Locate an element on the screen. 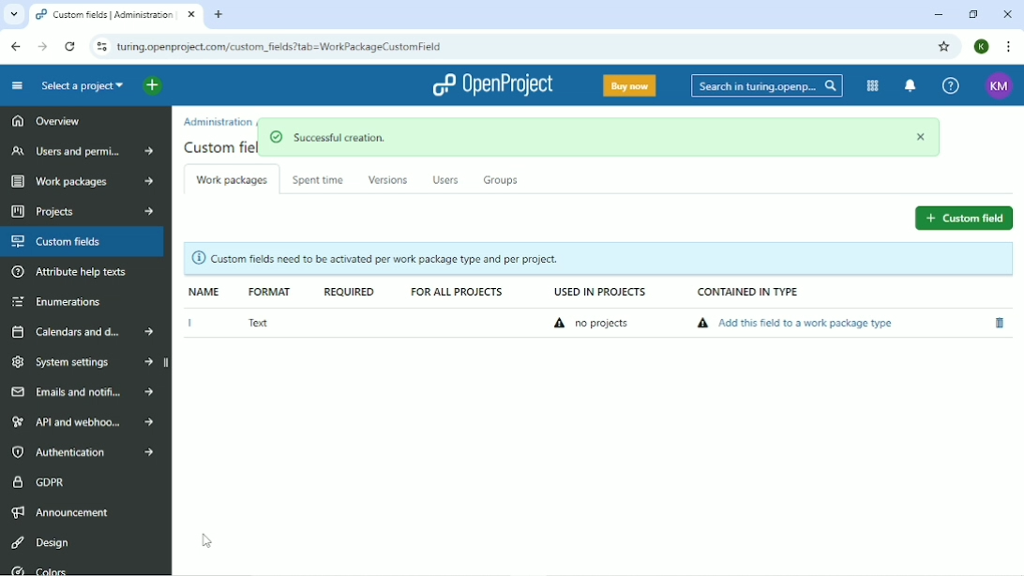 The height and width of the screenshot is (576, 1024). Search tabs is located at coordinates (13, 15).